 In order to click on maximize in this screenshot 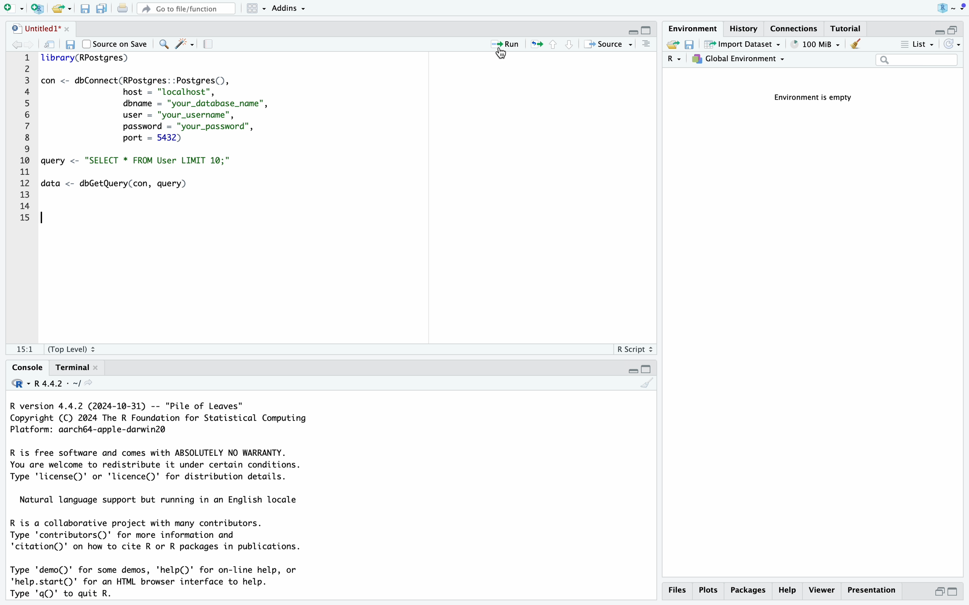, I will do `click(647, 369)`.